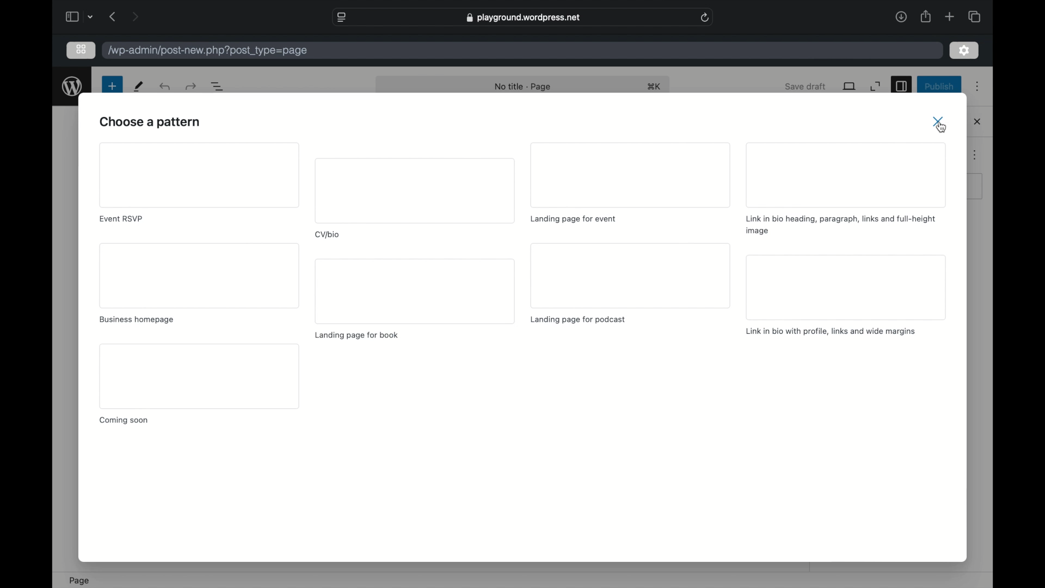 This screenshot has height=588, width=1045. What do you see at coordinates (832, 332) in the screenshot?
I see `link in bio with profile, links and wide margins` at bounding box center [832, 332].